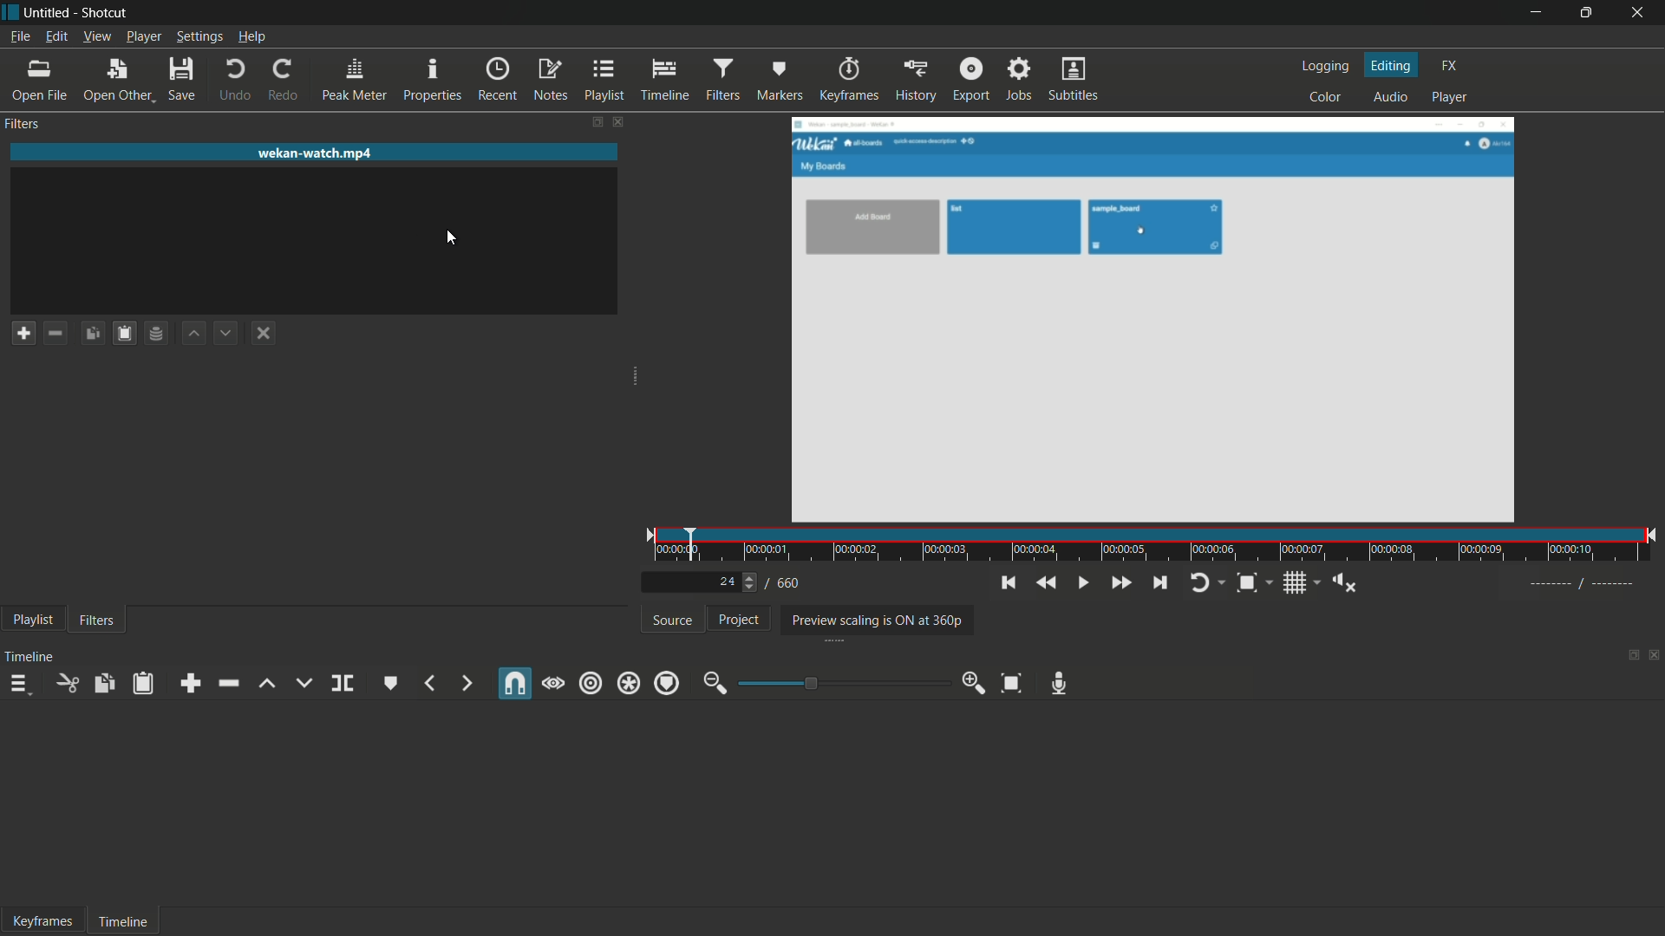 The width and height of the screenshot is (1665, 936). What do you see at coordinates (466, 682) in the screenshot?
I see `next marker` at bounding box center [466, 682].